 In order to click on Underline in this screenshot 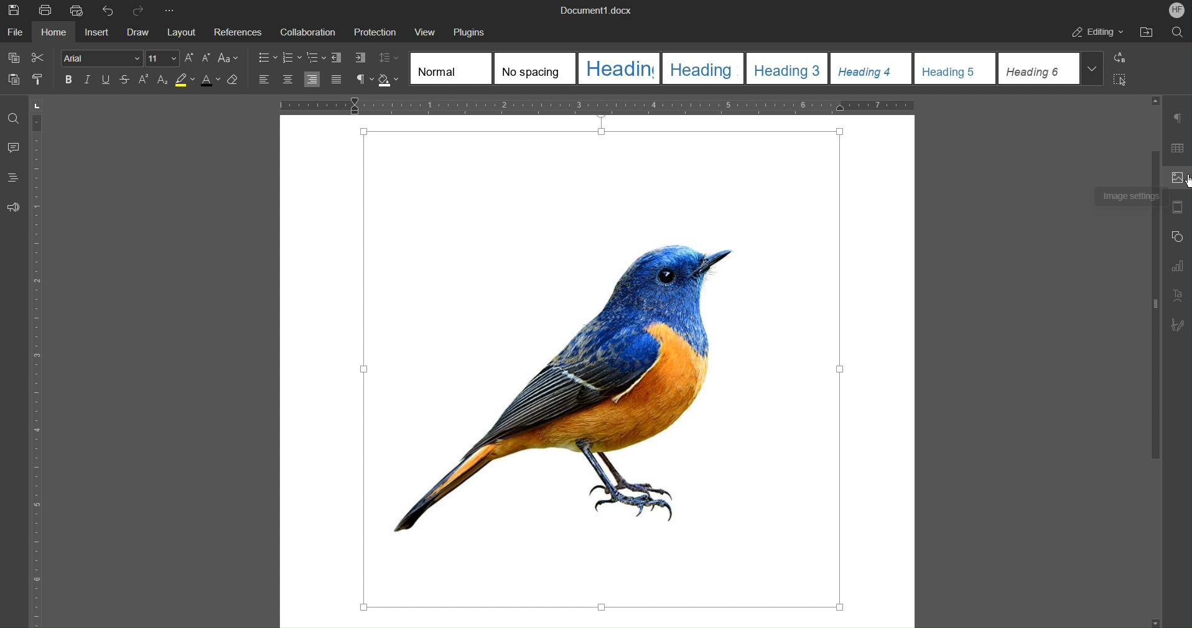, I will do `click(106, 80)`.